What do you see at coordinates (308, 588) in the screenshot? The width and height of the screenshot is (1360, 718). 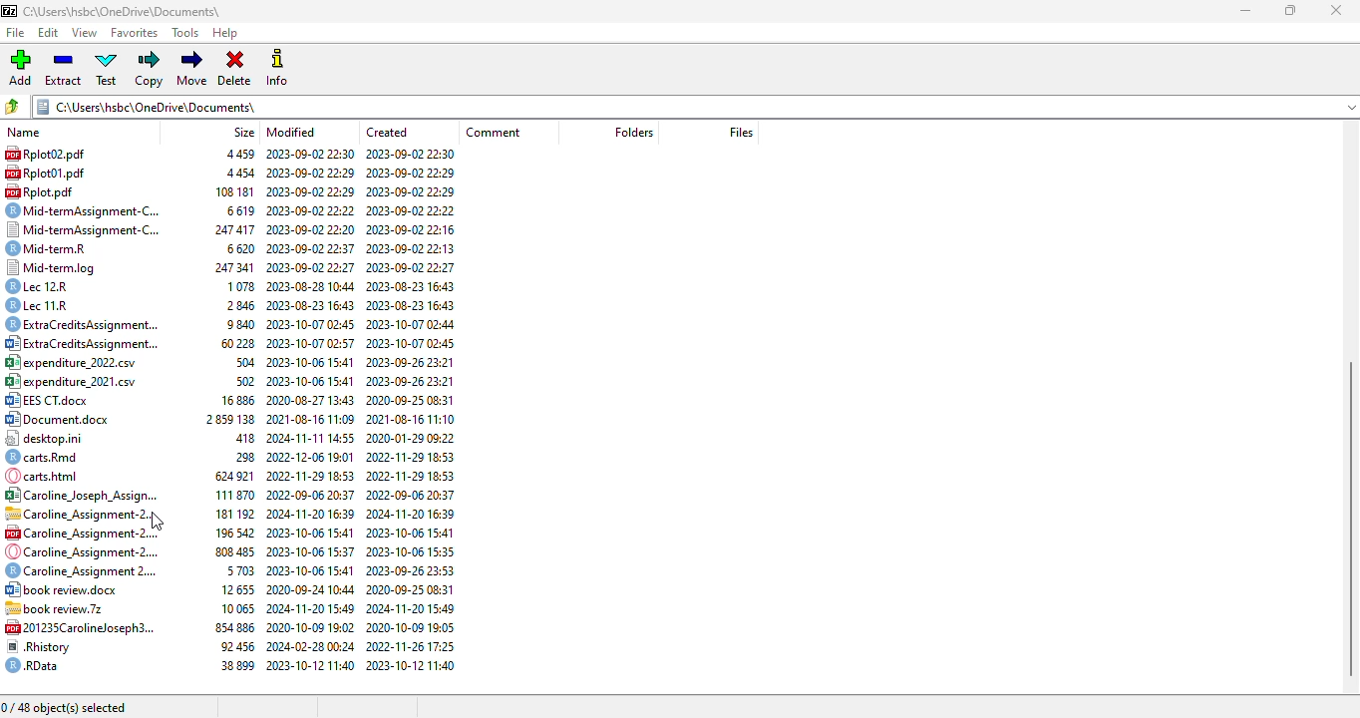 I see `2020-09-24 10:44` at bounding box center [308, 588].